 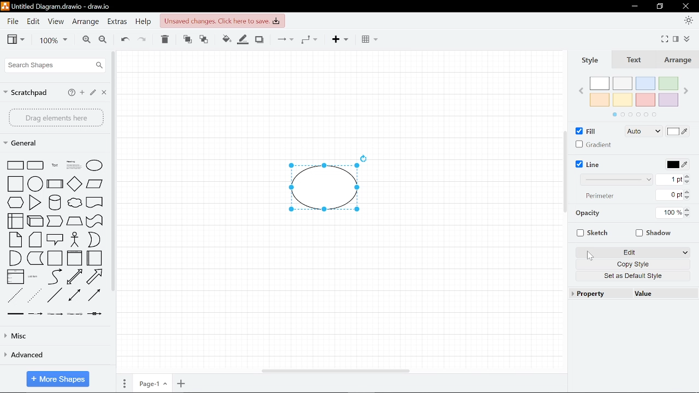 I want to click on Extras, so click(x=117, y=22).